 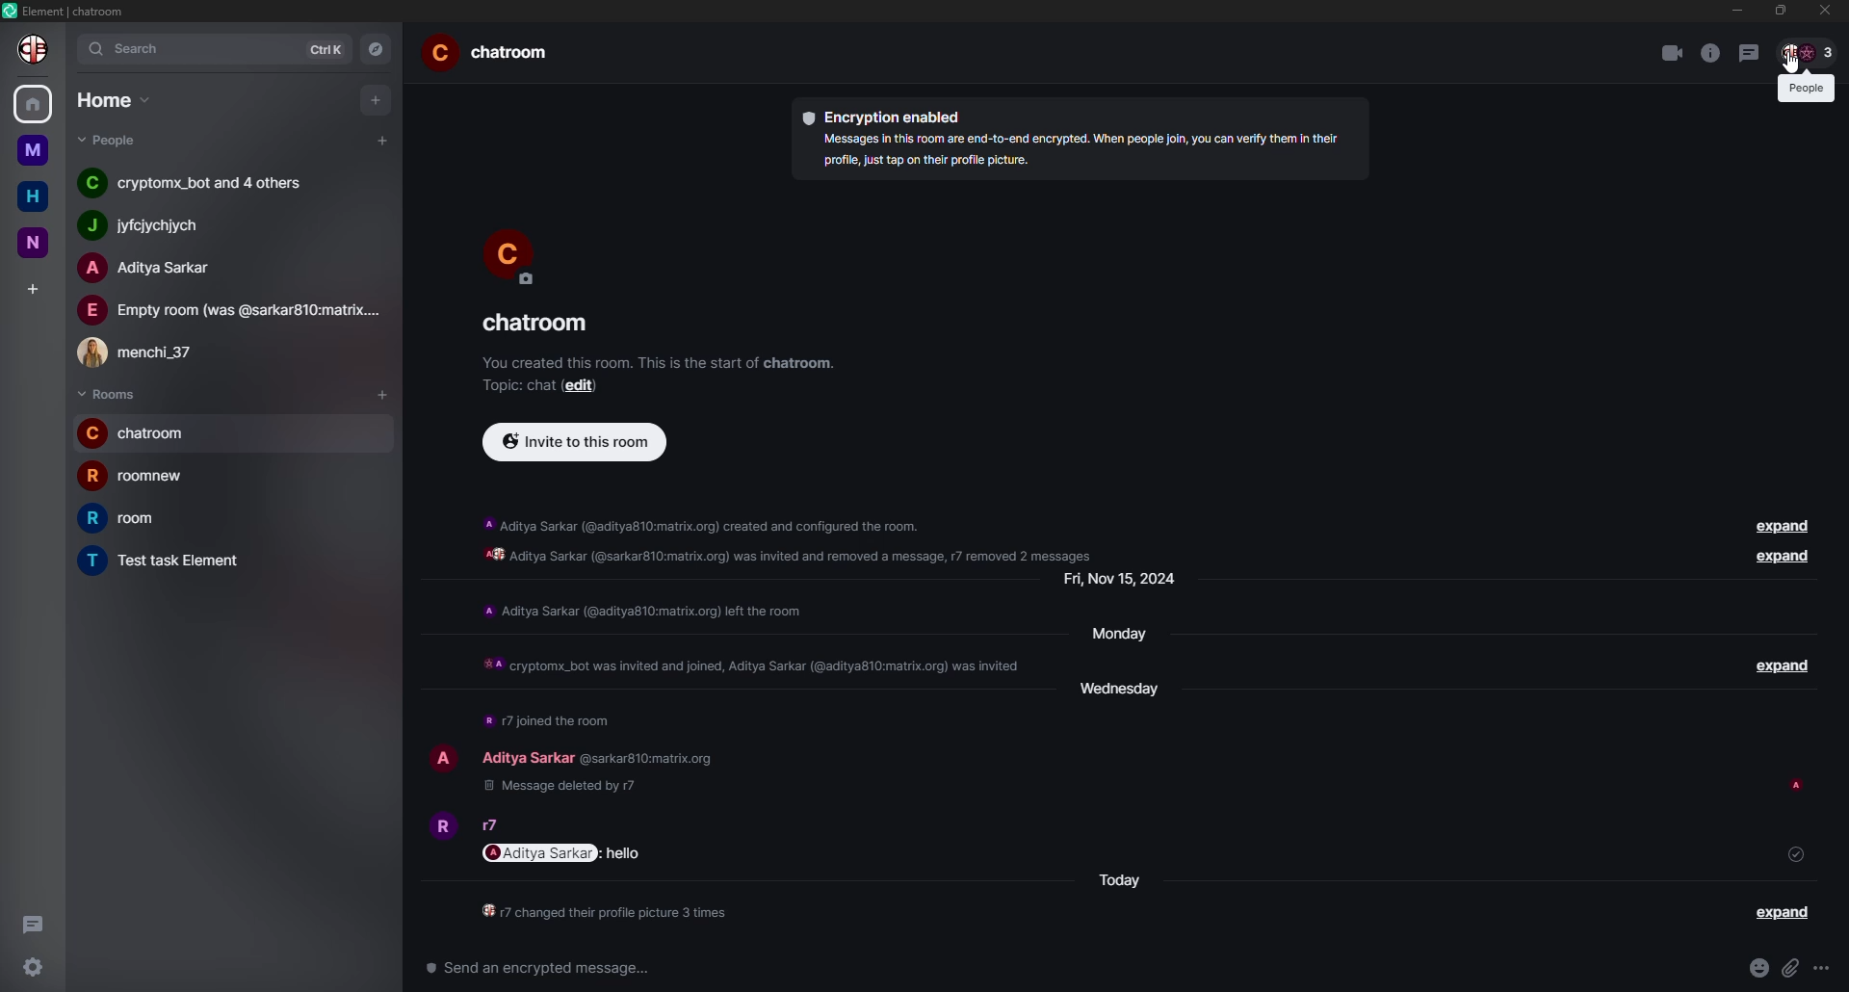 What do you see at coordinates (1129, 583) in the screenshot?
I see `day` at bounding box center [1129, 583].